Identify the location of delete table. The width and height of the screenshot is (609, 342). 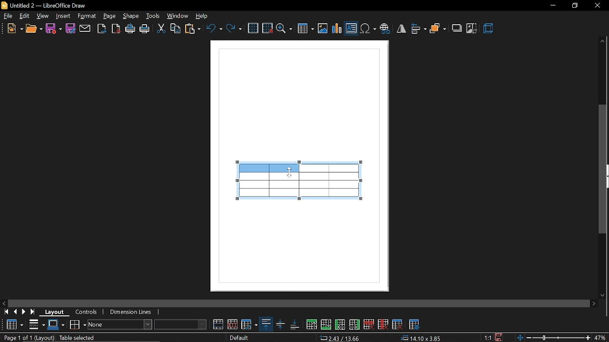
(397, 324).